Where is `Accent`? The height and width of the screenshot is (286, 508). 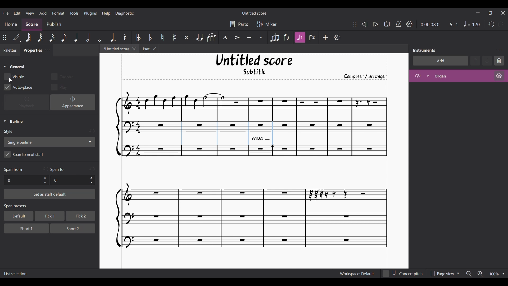
Accent is located at coordinates (237, 38).